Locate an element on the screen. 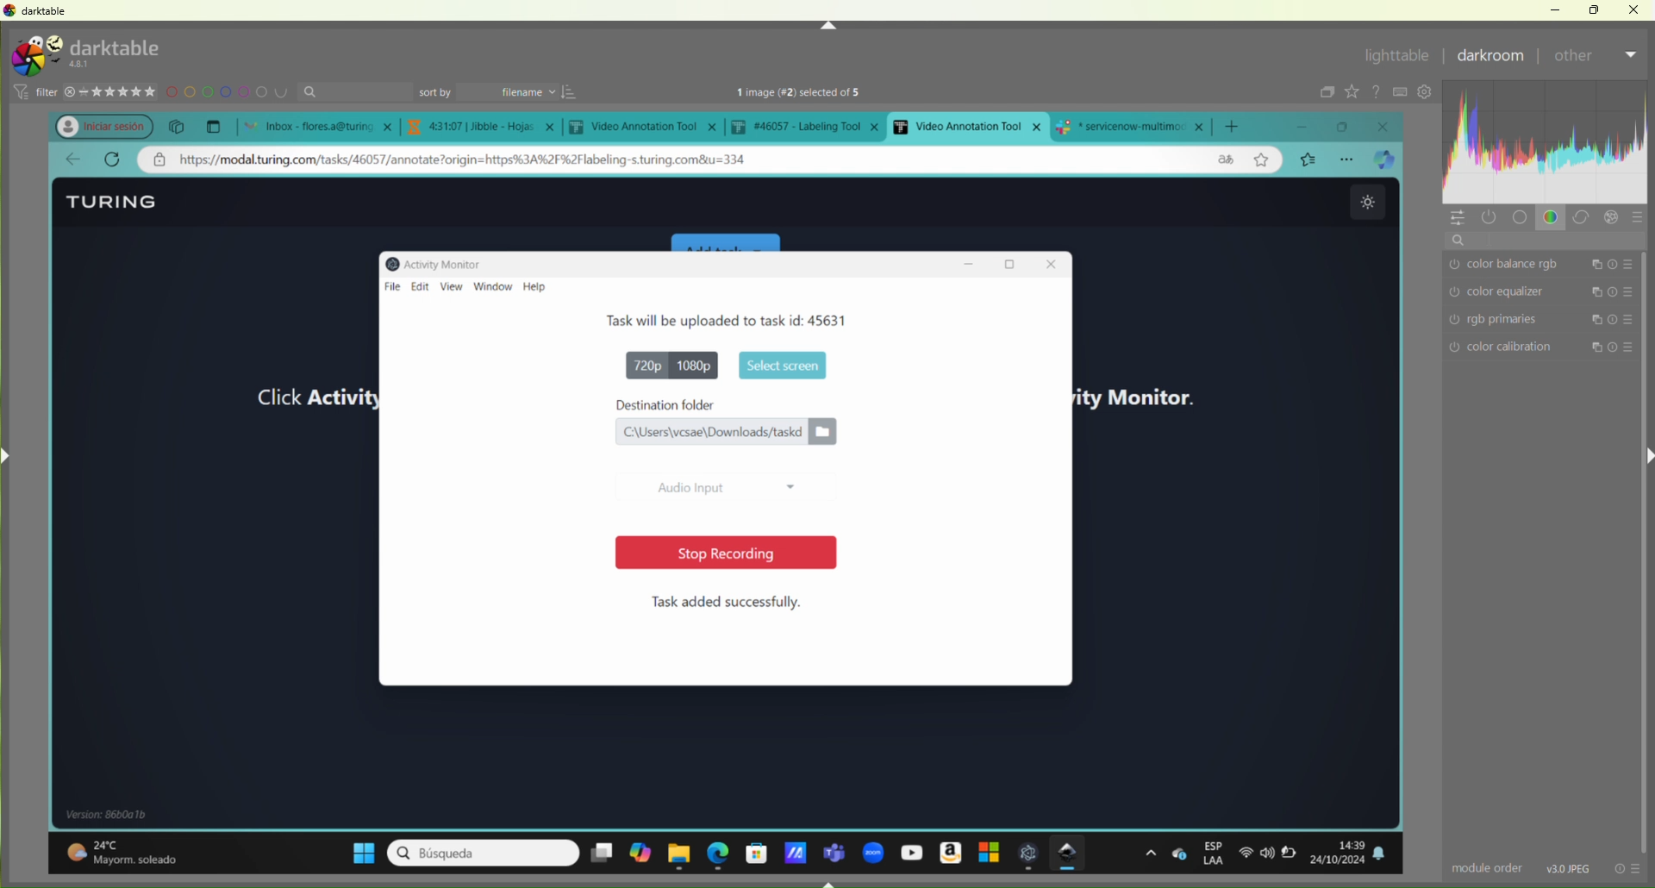  open tabs is located at coordinates (314, 125).